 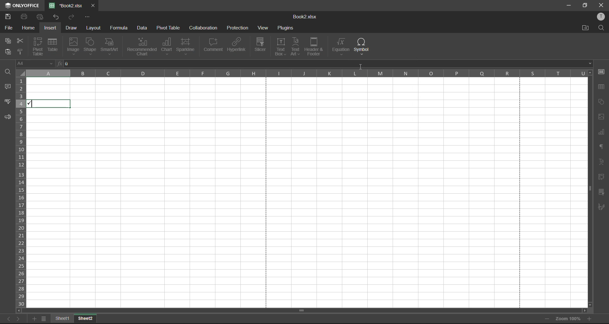 What do you see at coordinates (9, 17) in the screenshot?
I see `save` at bounding box center [9, 17].